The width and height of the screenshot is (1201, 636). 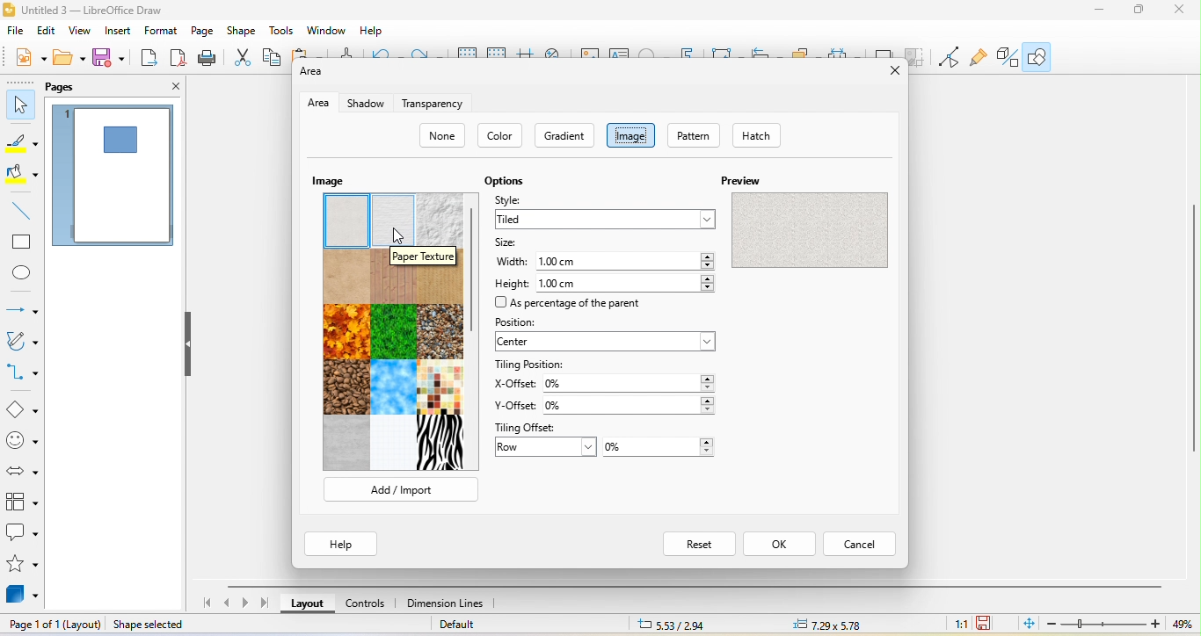 What do you see at coordinates (1118, 625) in the screenshot?
I see `zoom` at bounding box center [1118, 625].